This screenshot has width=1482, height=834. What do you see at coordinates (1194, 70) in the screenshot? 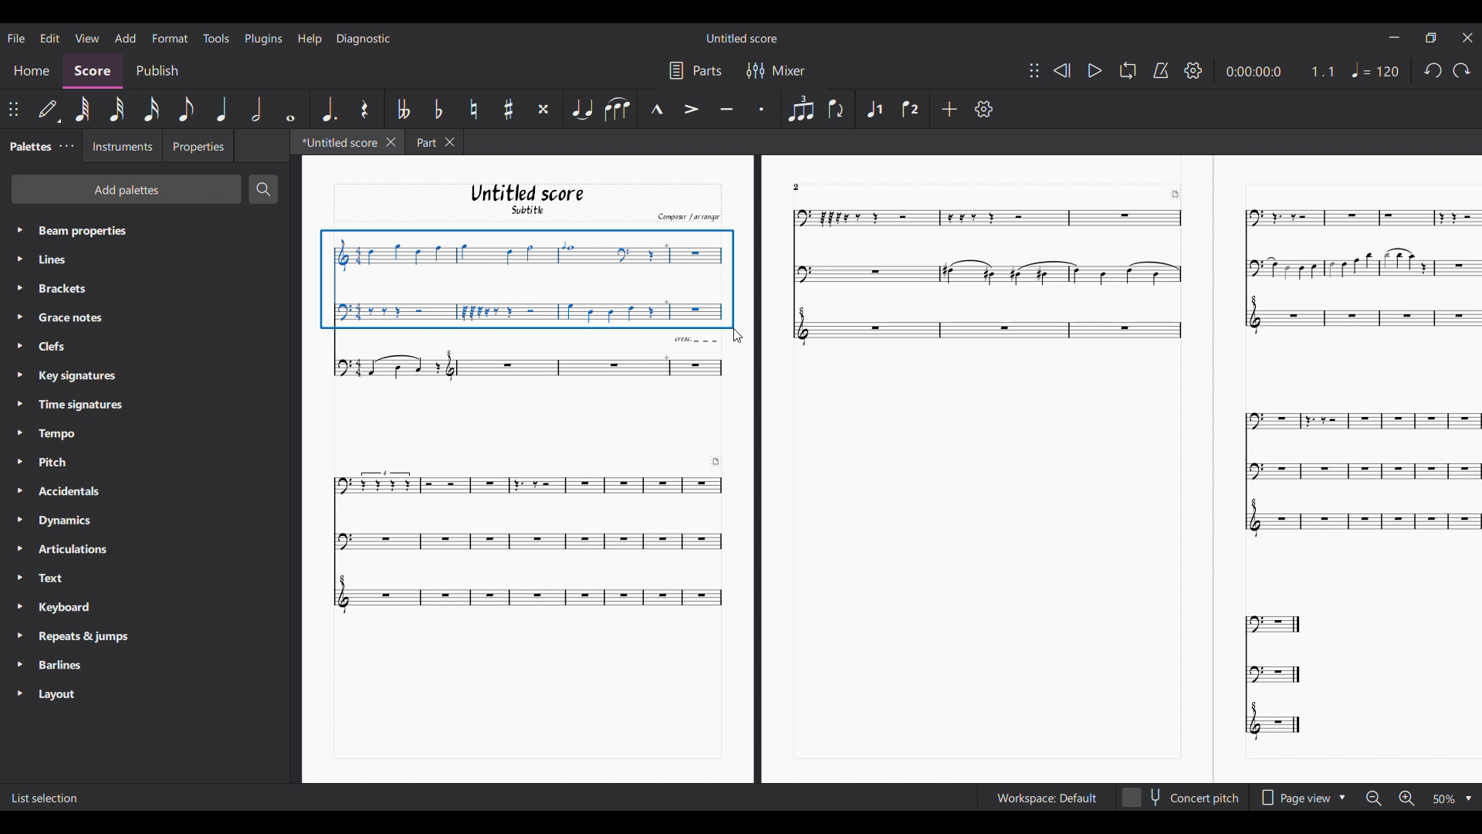
I see `Settings` at bounding box center [1194, 70].